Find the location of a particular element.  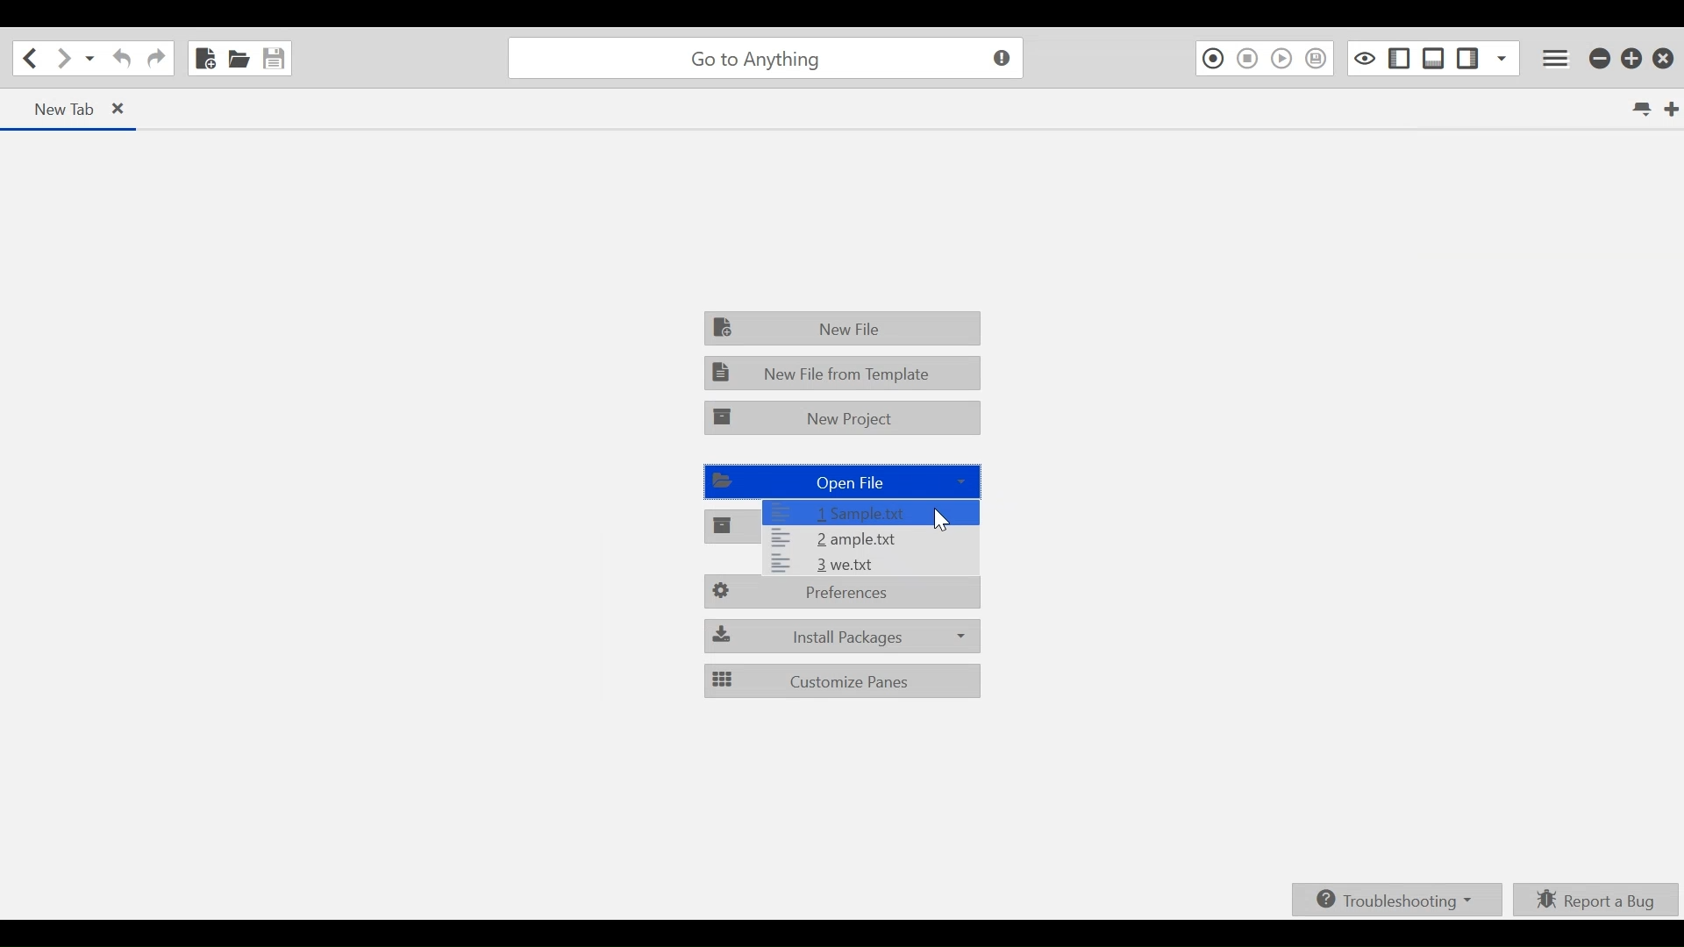

Record Macro is located at coordinates (1212, 58).